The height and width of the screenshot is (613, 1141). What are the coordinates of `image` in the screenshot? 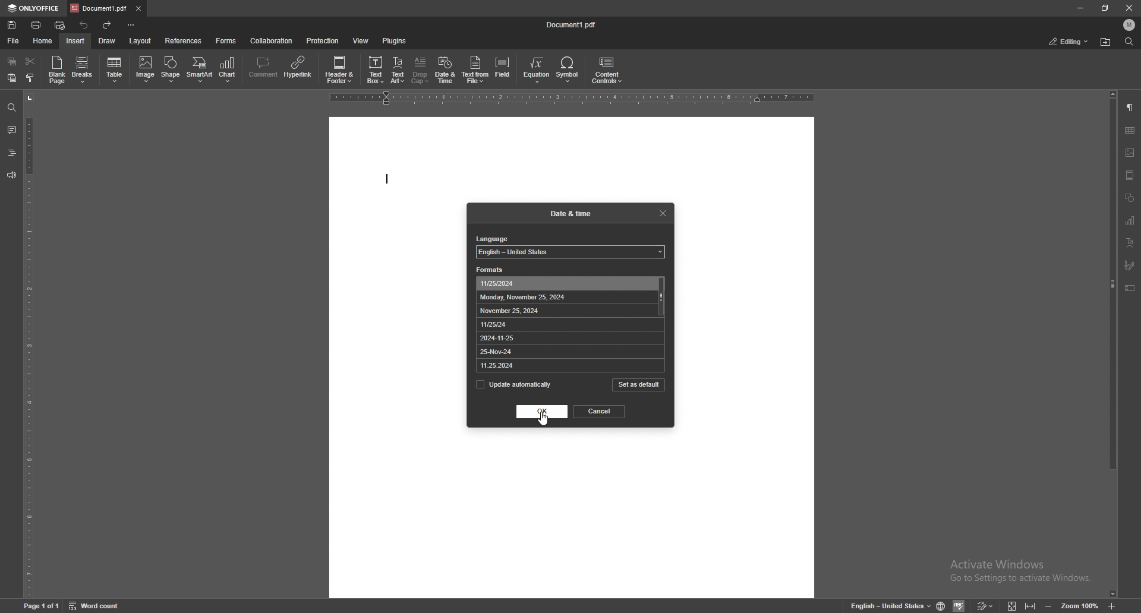 It's located at (144, 69).